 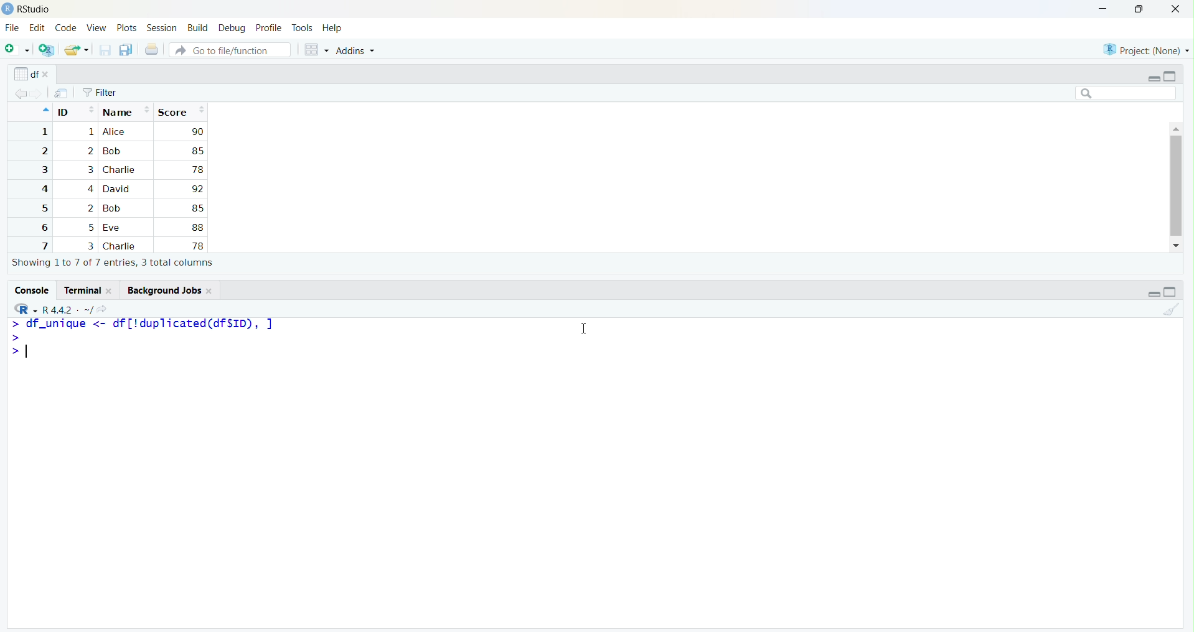 I want to click on back, so click(x=21, y=94).